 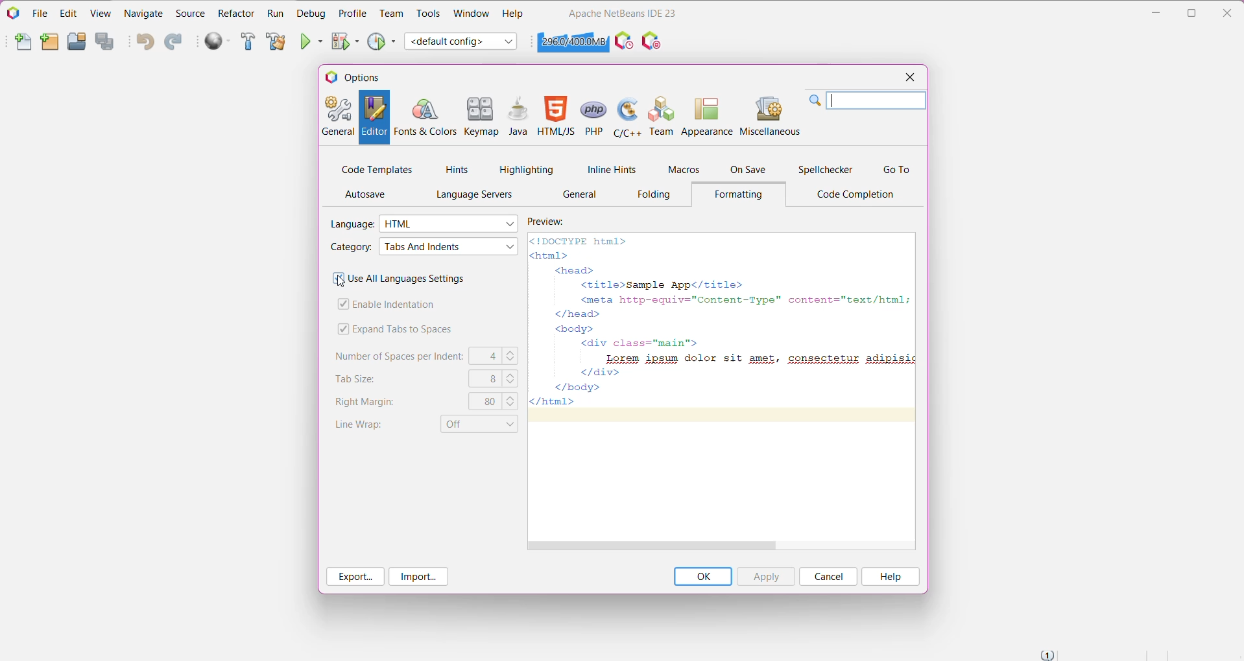 What do you see at coordinates (76, 41) in the screenshot?
I see `Open Project` at bounding box center [76, 41].